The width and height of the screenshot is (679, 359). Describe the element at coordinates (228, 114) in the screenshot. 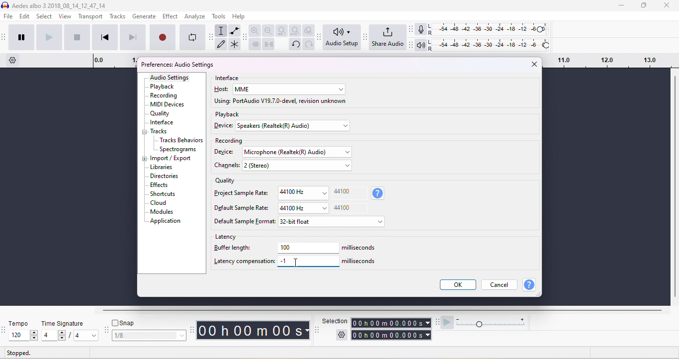

I see `playback` at that location.